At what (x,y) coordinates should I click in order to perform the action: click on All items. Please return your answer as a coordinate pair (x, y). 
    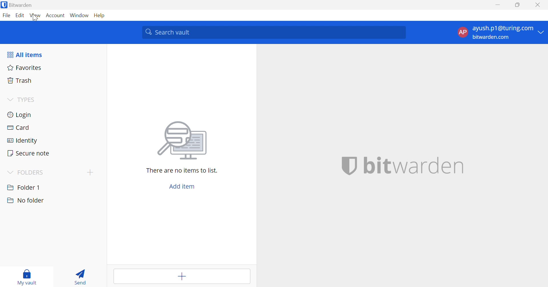
    Looking at the image, I should click on (25, 55).